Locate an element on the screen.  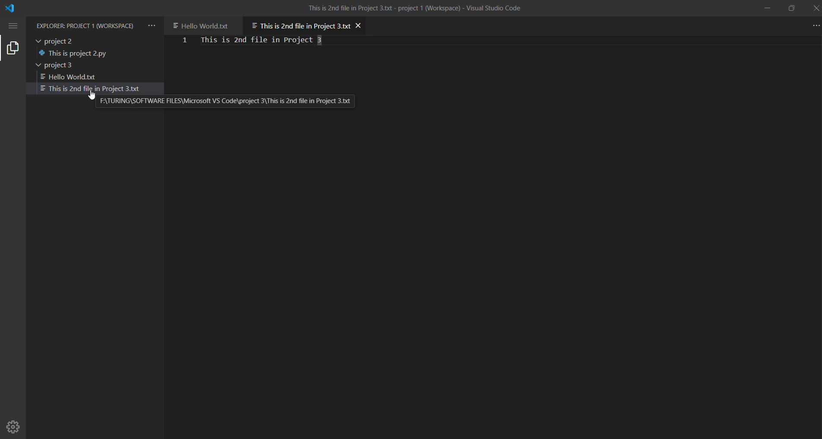
more actions is located at coordinates (815, 25).